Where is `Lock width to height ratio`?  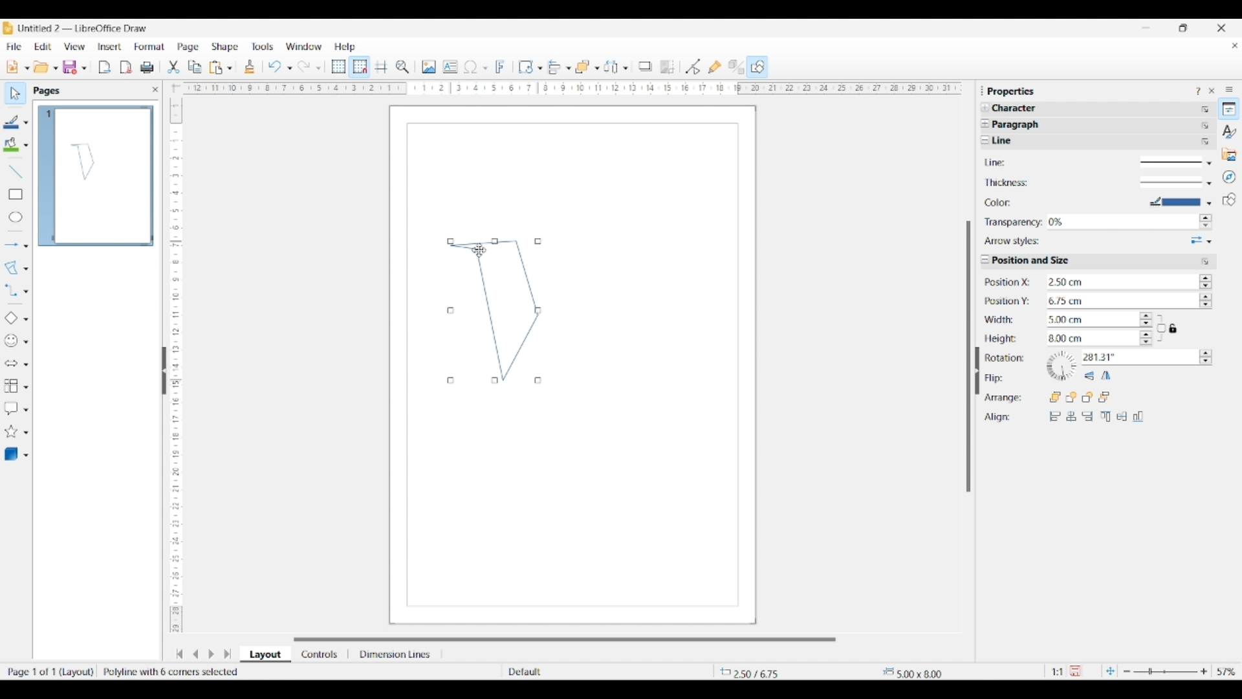 Lock width to height ratio is located at coordinates (1161, 328).